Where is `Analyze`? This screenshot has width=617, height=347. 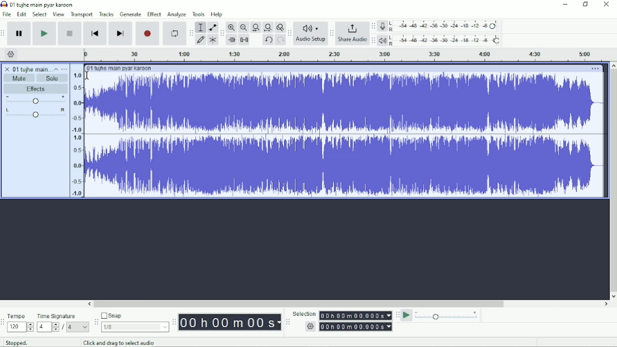
Analyze is located at coordinates (177, 14).